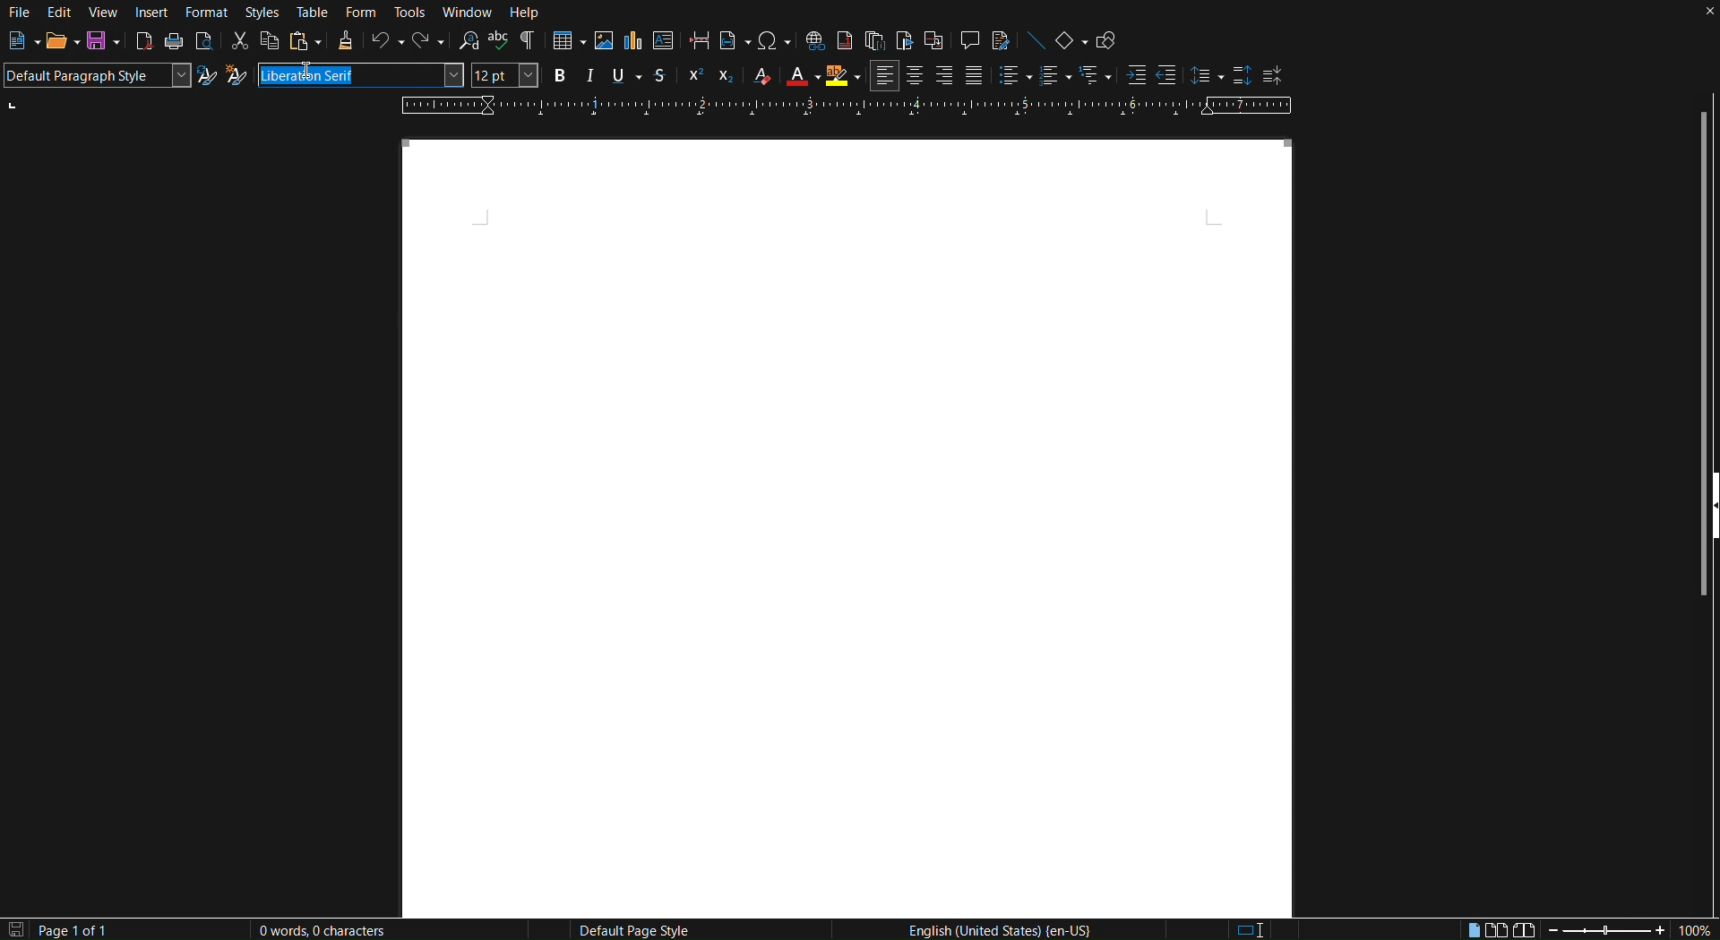 This screenshot has height=940, width=1720. I want to click on Insert Field, so click(732, 42).